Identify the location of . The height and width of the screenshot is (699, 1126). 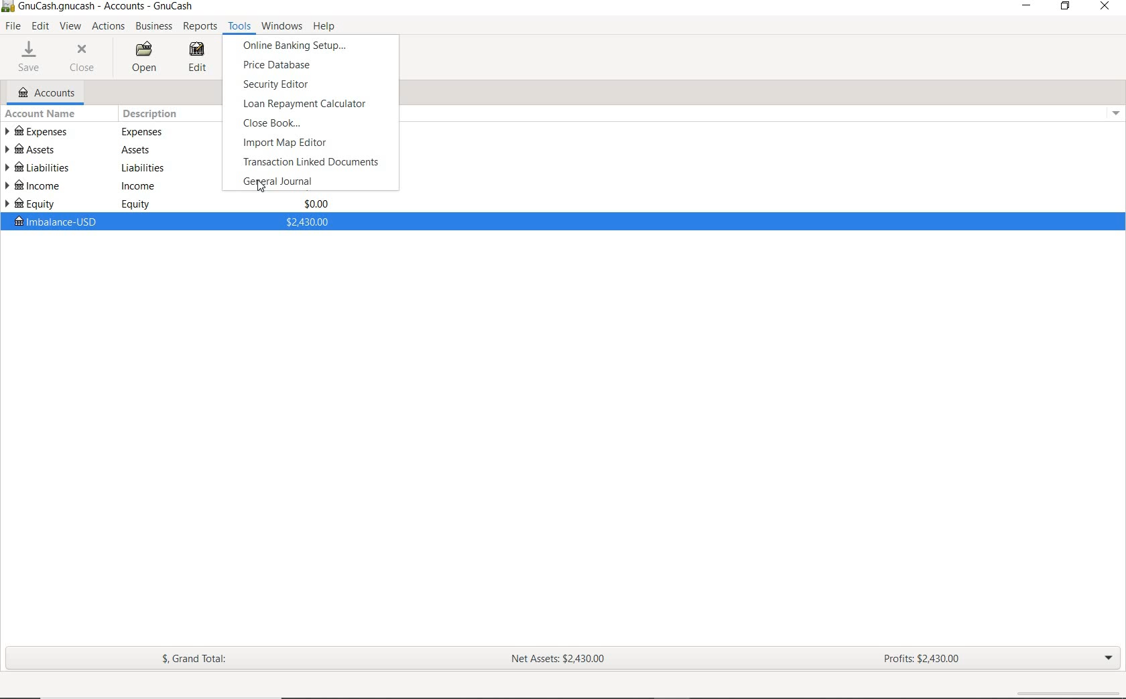
(135, 150).